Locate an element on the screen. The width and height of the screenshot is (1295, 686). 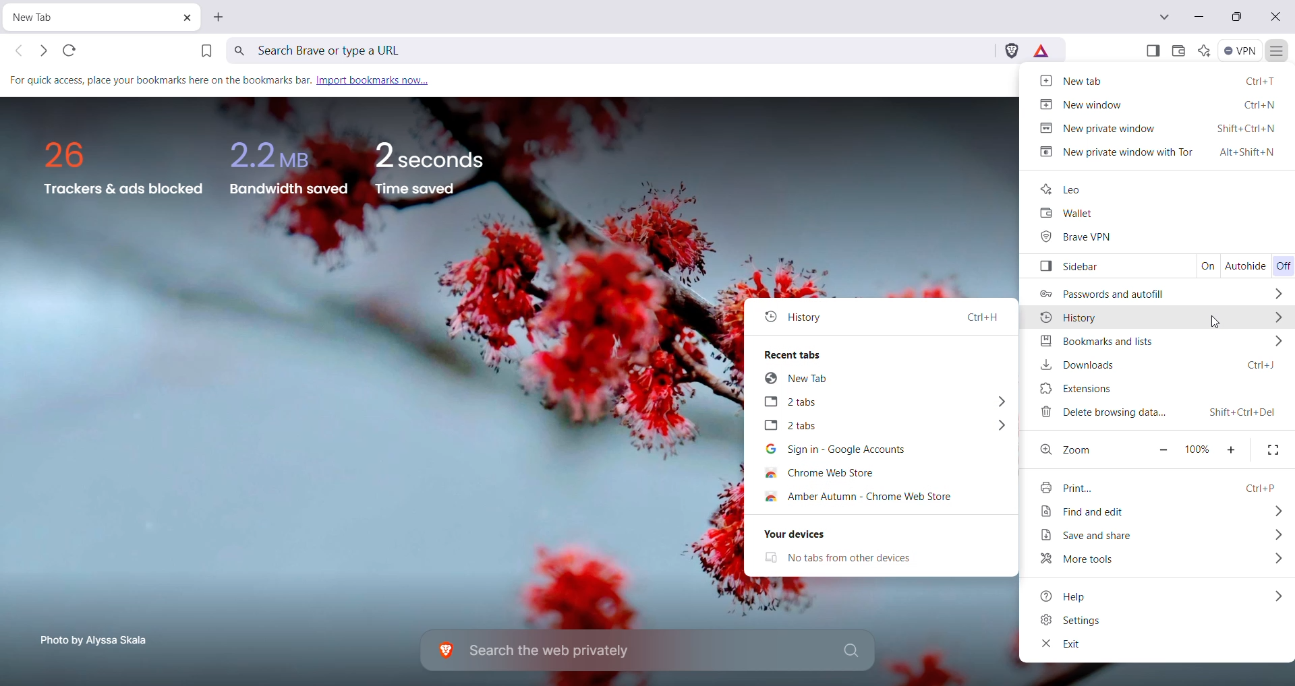
Delete browsing data is located at coordinates (1158, 412).